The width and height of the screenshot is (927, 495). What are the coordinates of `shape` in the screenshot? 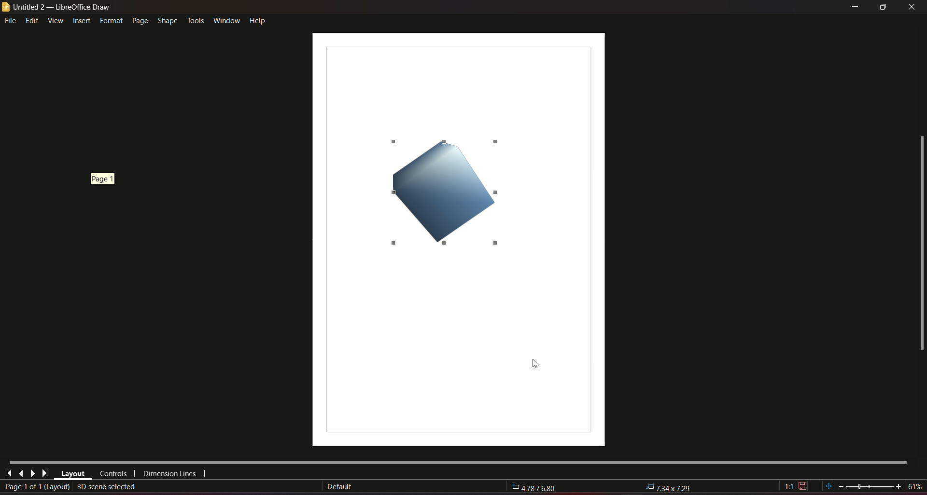 It's located at (167, 19).